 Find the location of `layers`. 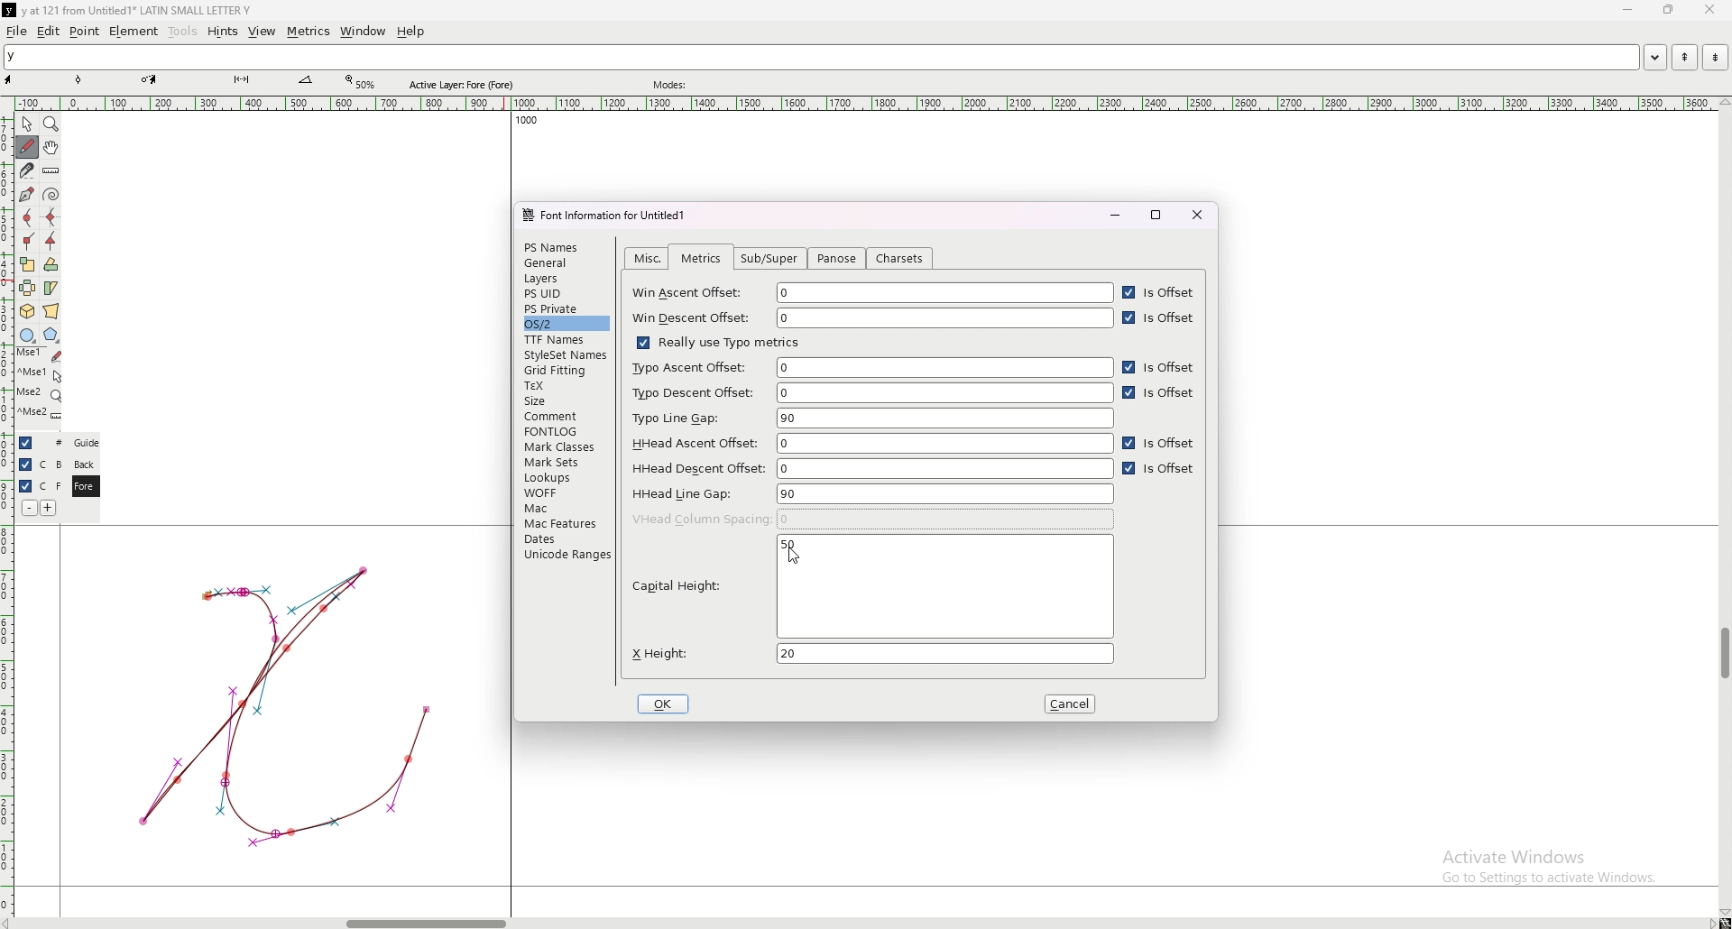

layers is located at coordinates (564, 279).